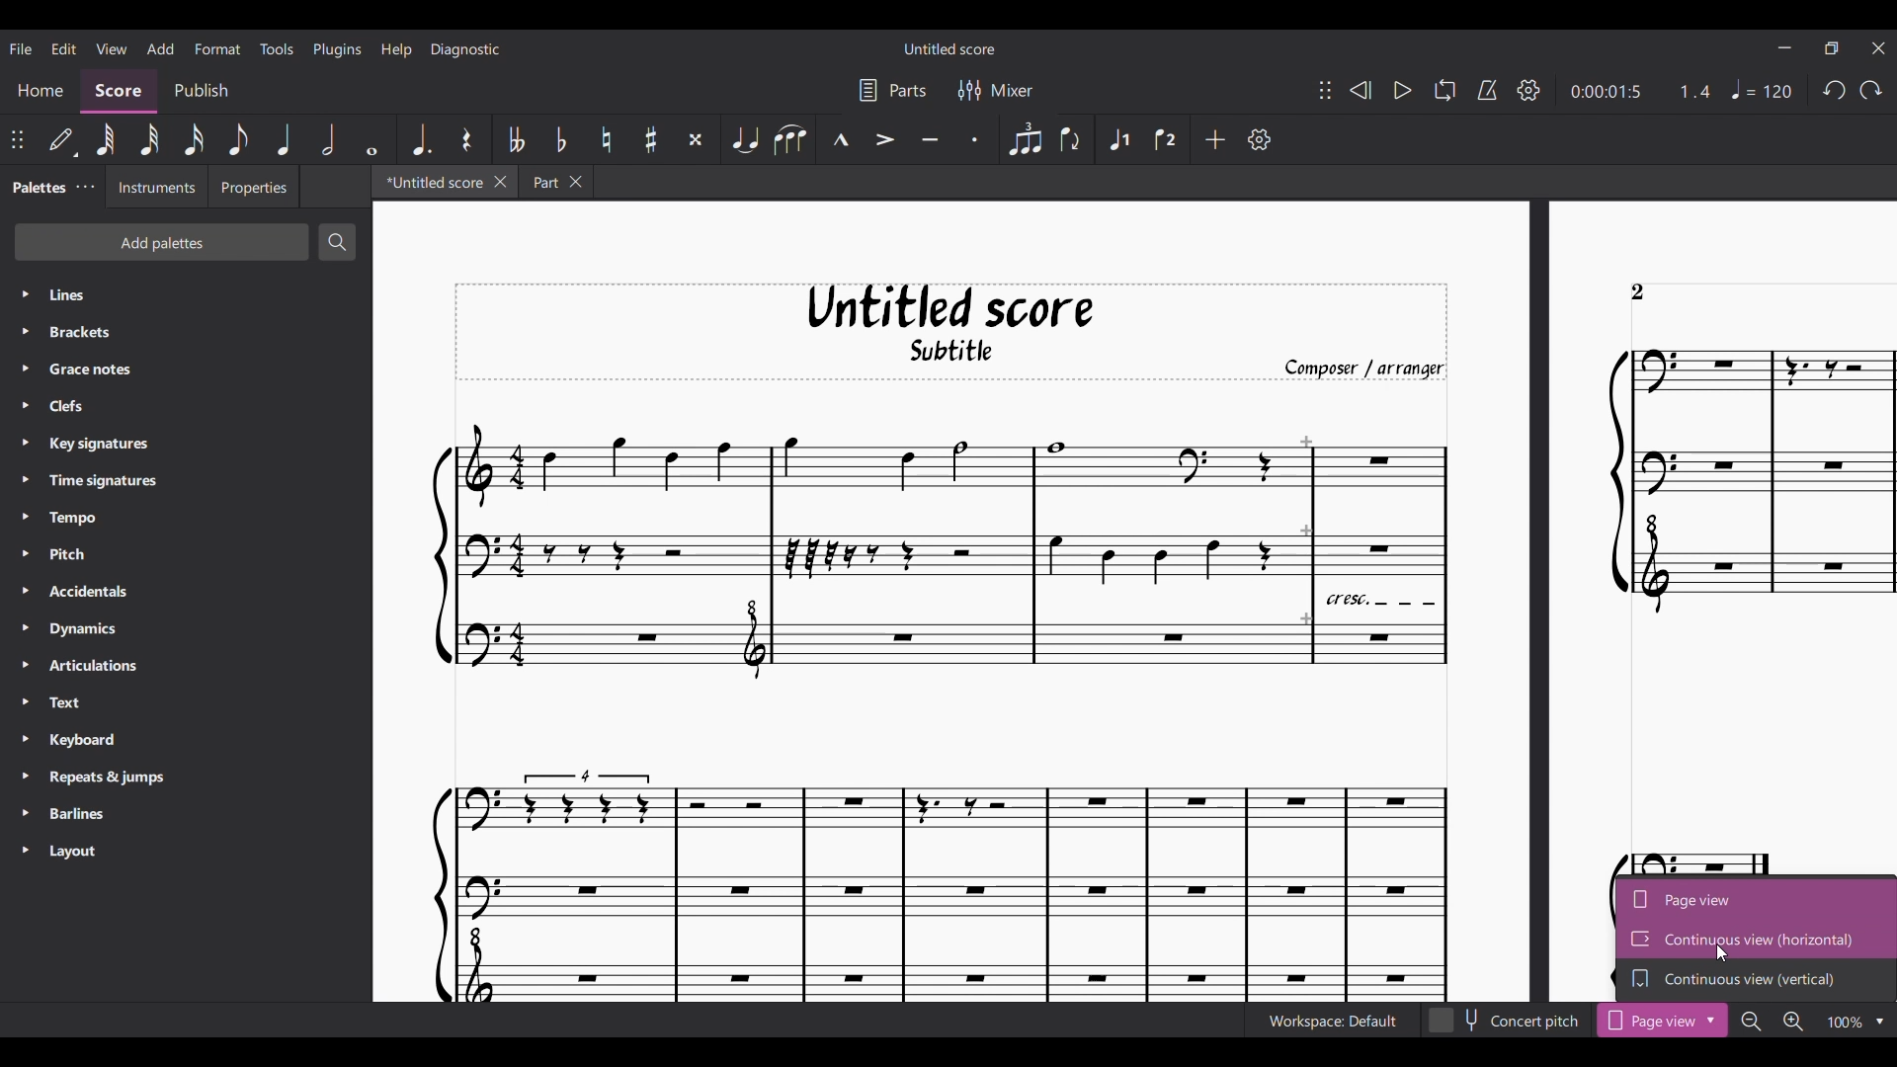 This screenshot has height=1067, width=1897. I want to click on Help menu, so click(396, 49).